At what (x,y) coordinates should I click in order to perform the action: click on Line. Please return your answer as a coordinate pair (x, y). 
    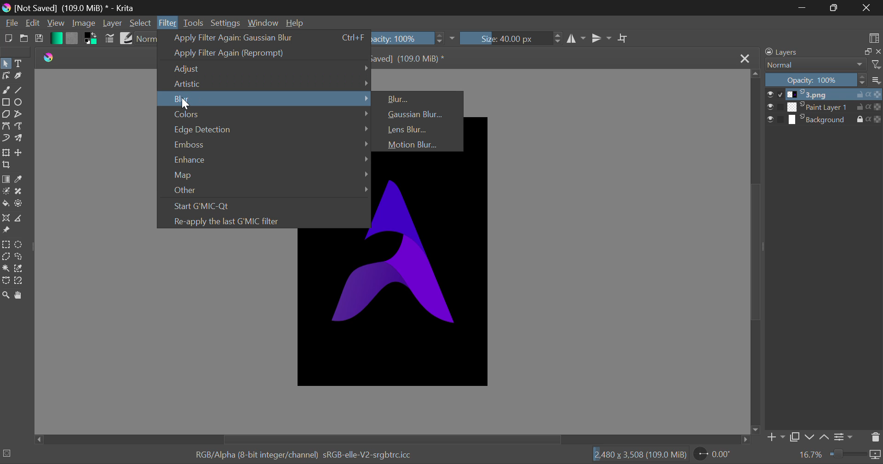
    Looking at the image, I should click on (20, 90).